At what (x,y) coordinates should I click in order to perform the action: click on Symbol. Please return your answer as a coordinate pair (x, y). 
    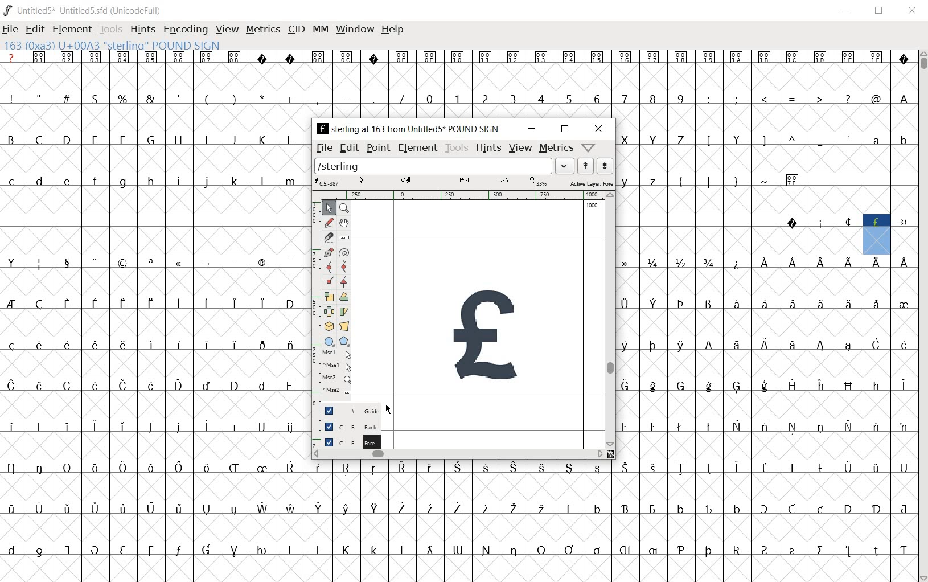
    Looking at the image, I should click on (766, 510).